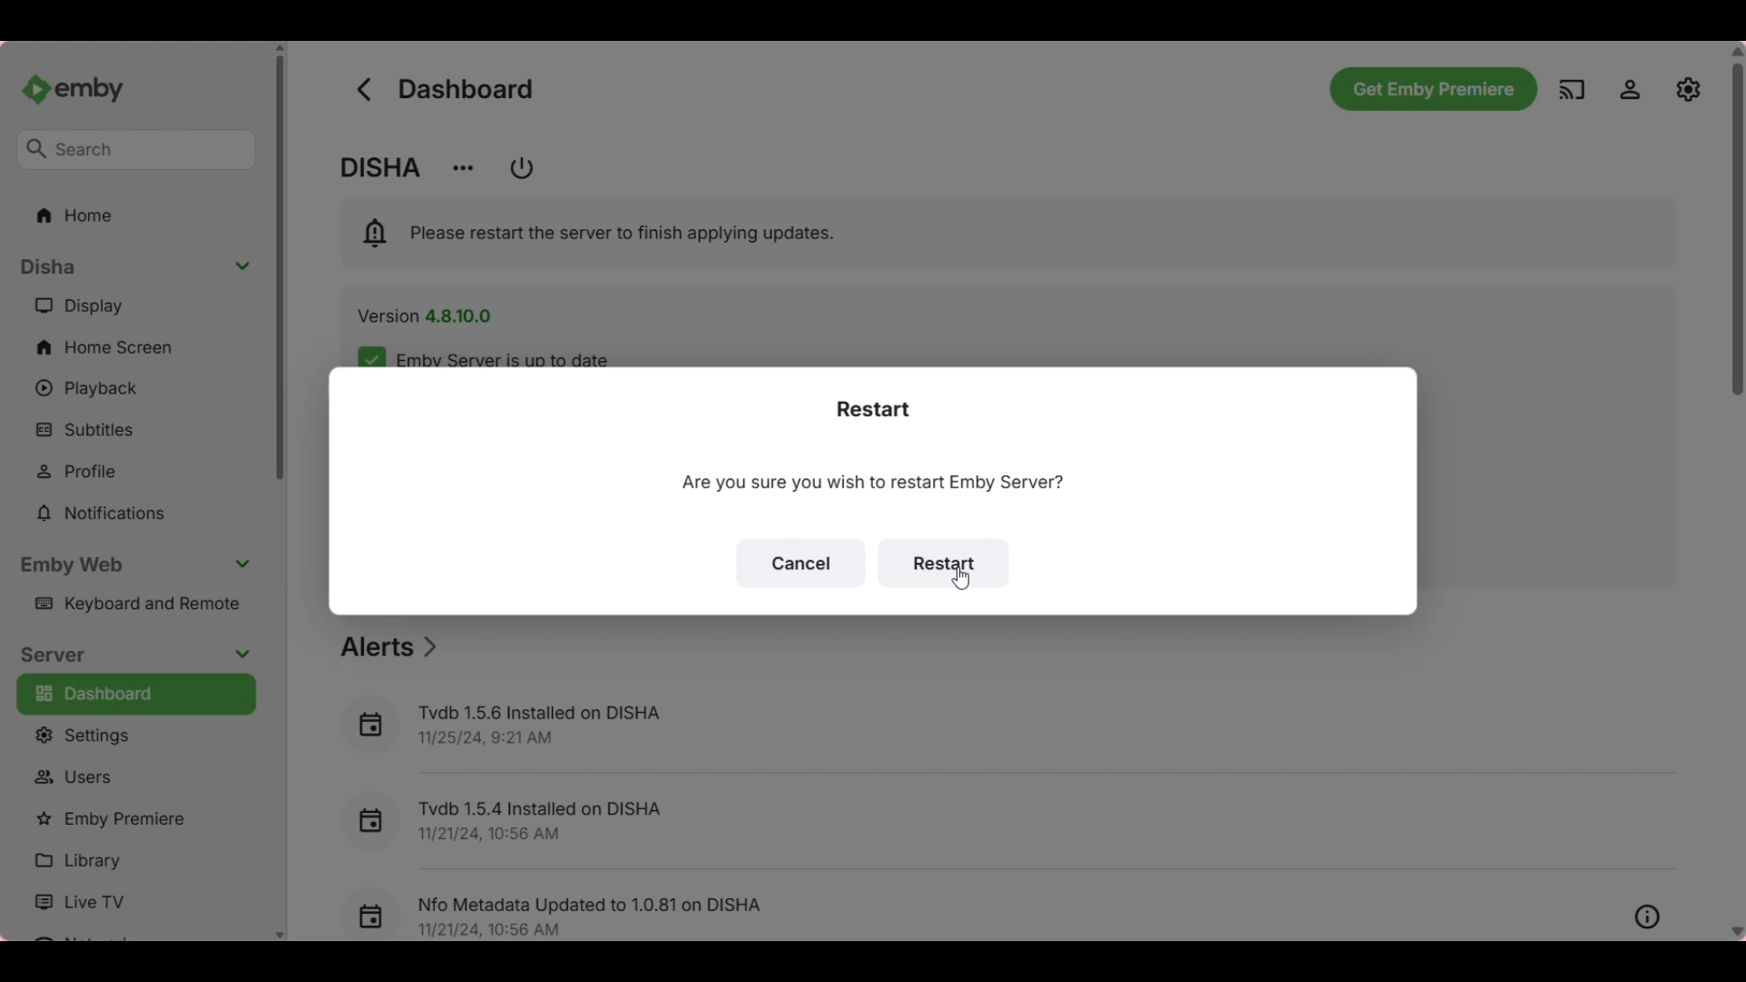 The width and height of the screenshot is (1746, 982). Describe the element at coordinates (1737, 221) in the screenshot. I see `Vertical slide bar` at that location.